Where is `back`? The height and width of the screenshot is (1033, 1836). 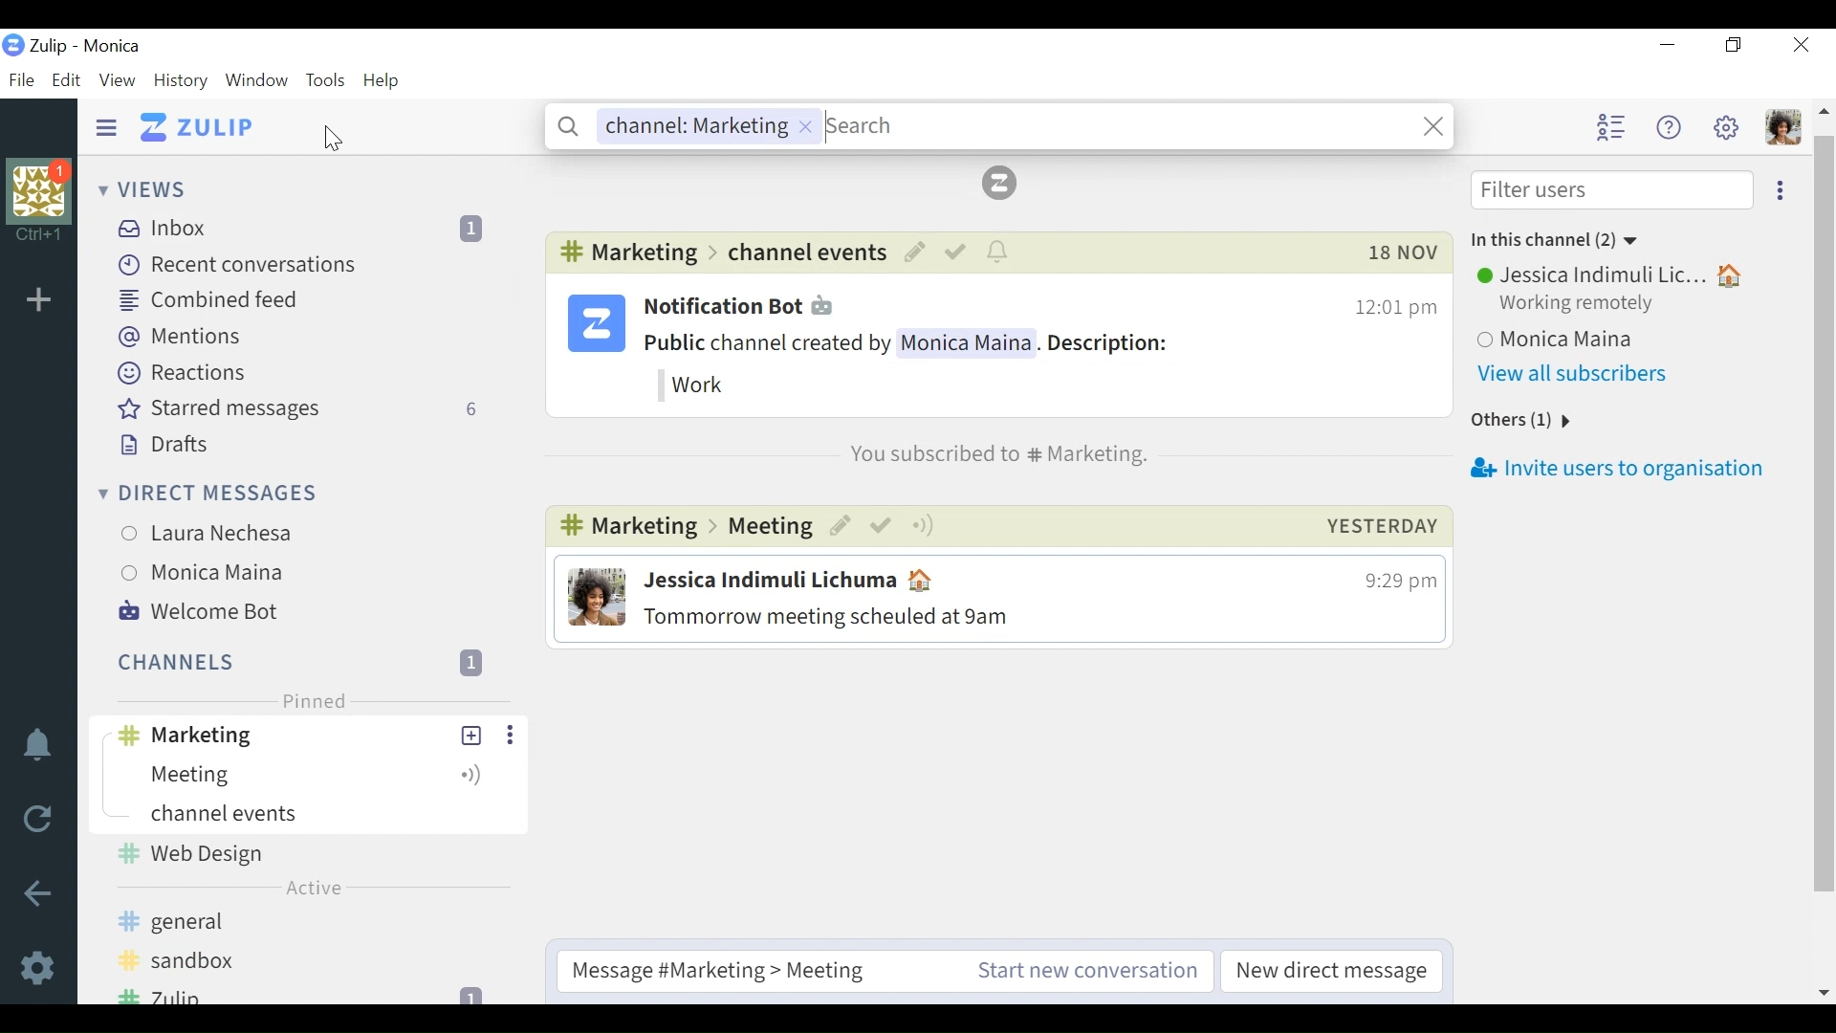
back is located at coordinates (42, 891).